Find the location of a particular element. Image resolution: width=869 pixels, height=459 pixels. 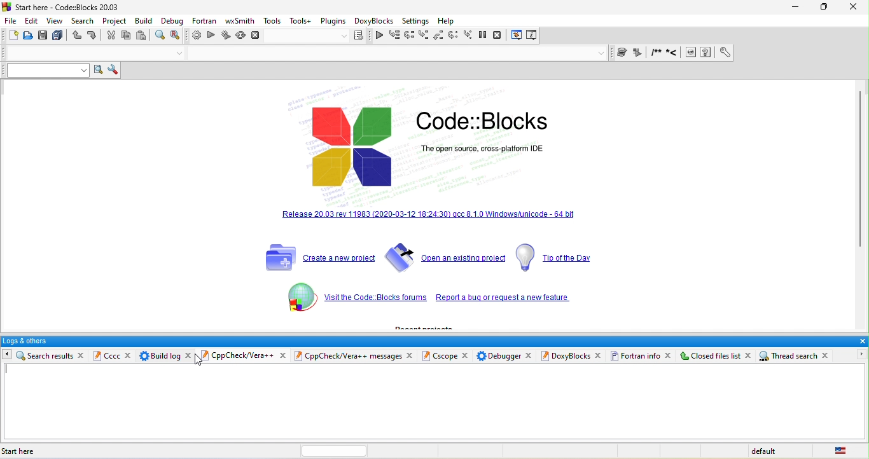

debug is located at coordinates (172, 22).